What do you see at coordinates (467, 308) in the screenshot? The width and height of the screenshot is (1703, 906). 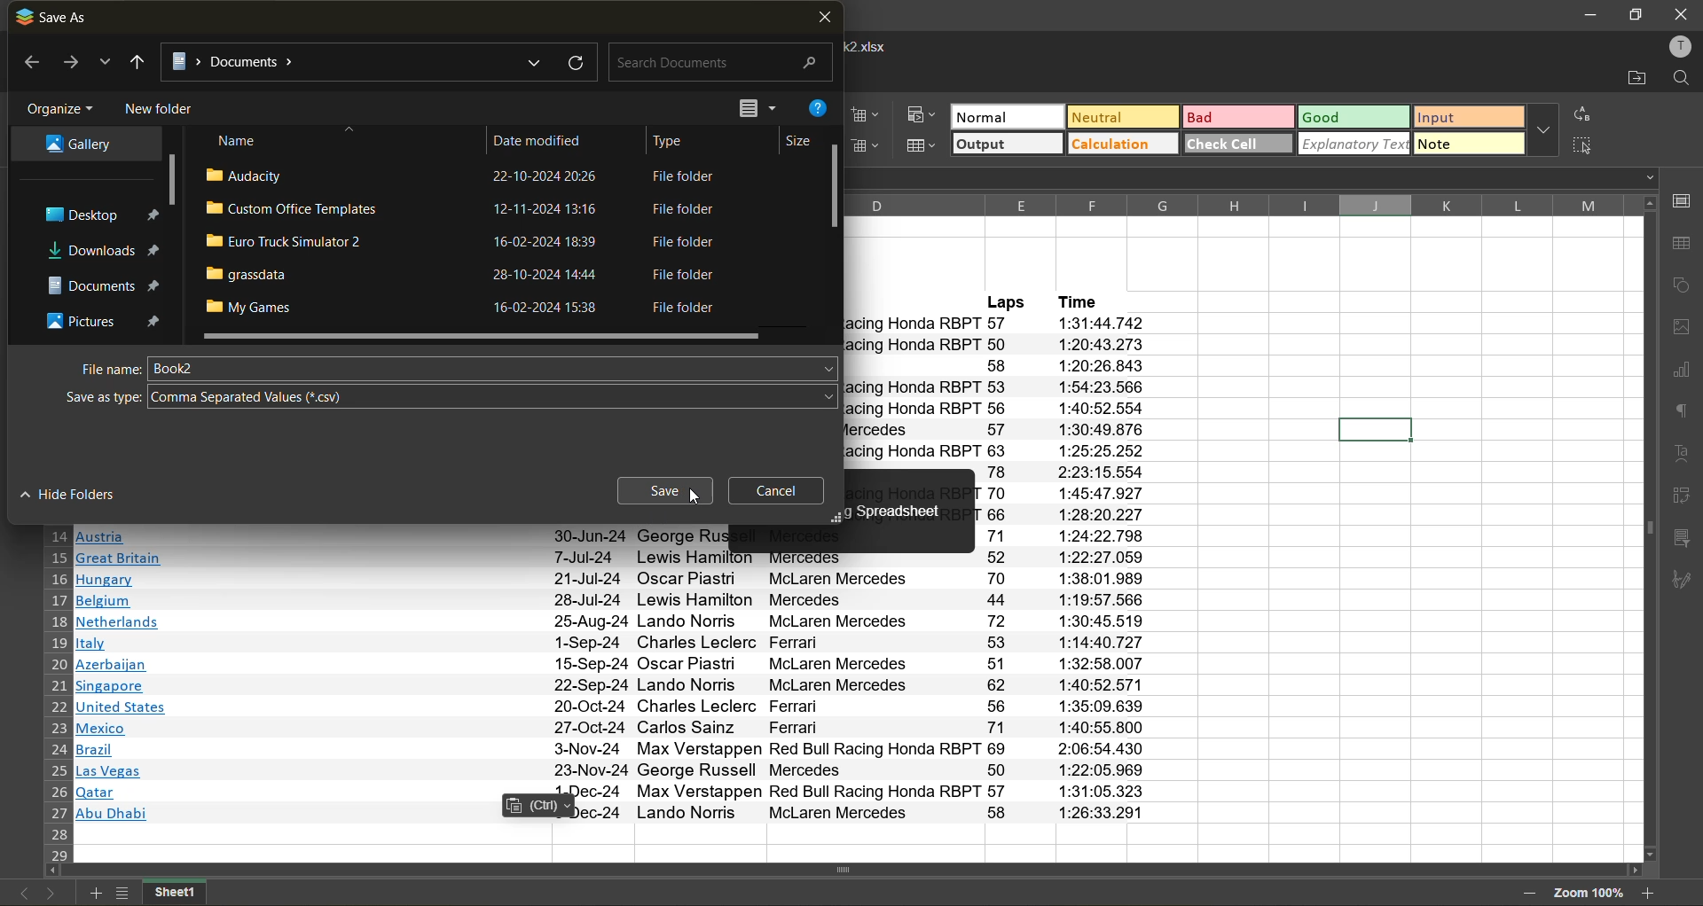 I see `file` at bounding box center [467, 308].